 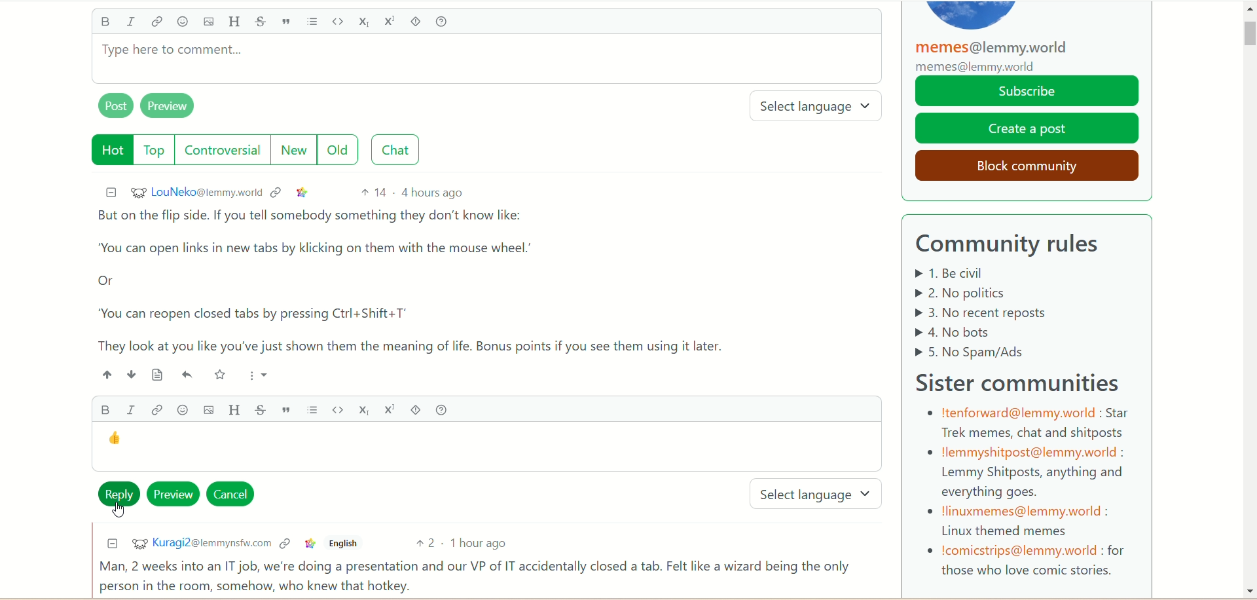 I want to click on bold, so click(x=104, y=24).